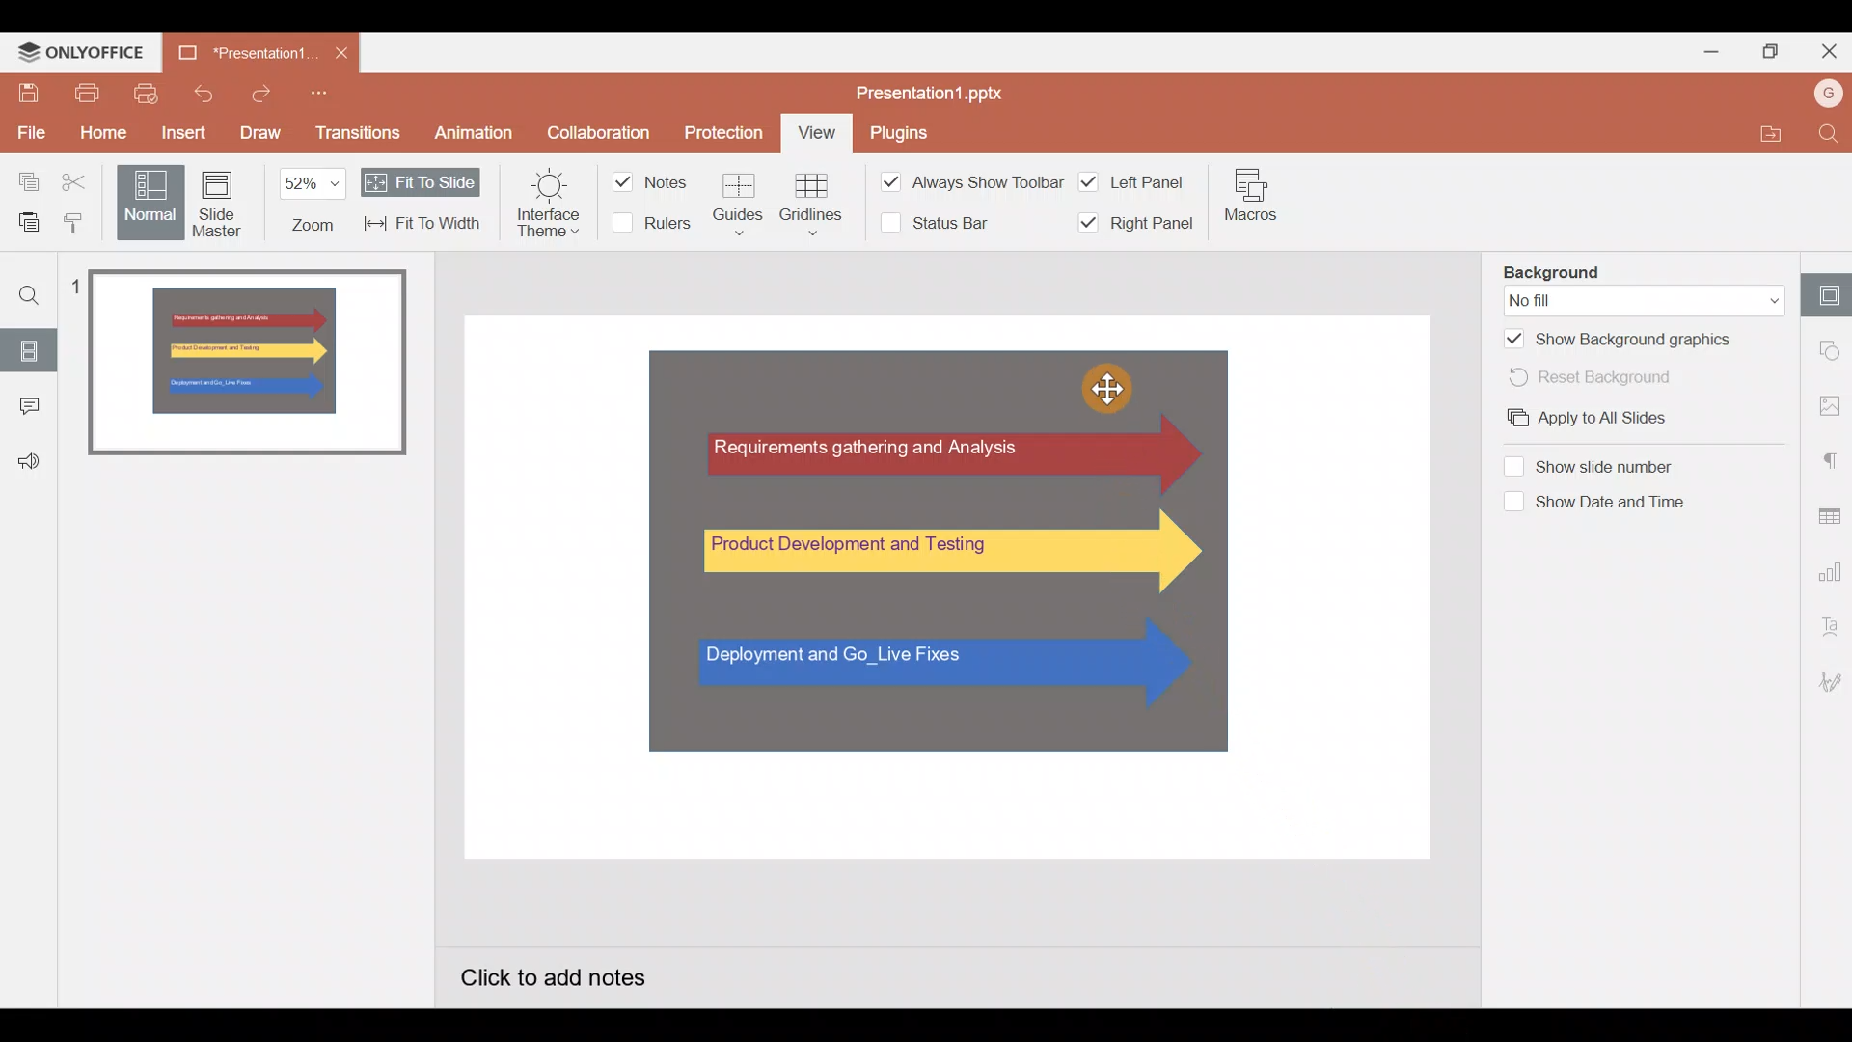 The image size is (1852, 1042). I want to click on Draw, so click(260, 130).